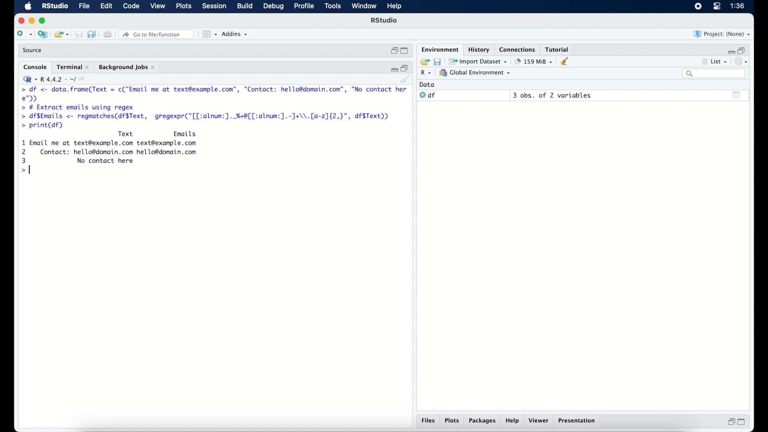 This screenshot has height=432, width=768. What do you see at coordinates (428, 95) in the screenshot?
I see `df` at bounding box center [428, 95].